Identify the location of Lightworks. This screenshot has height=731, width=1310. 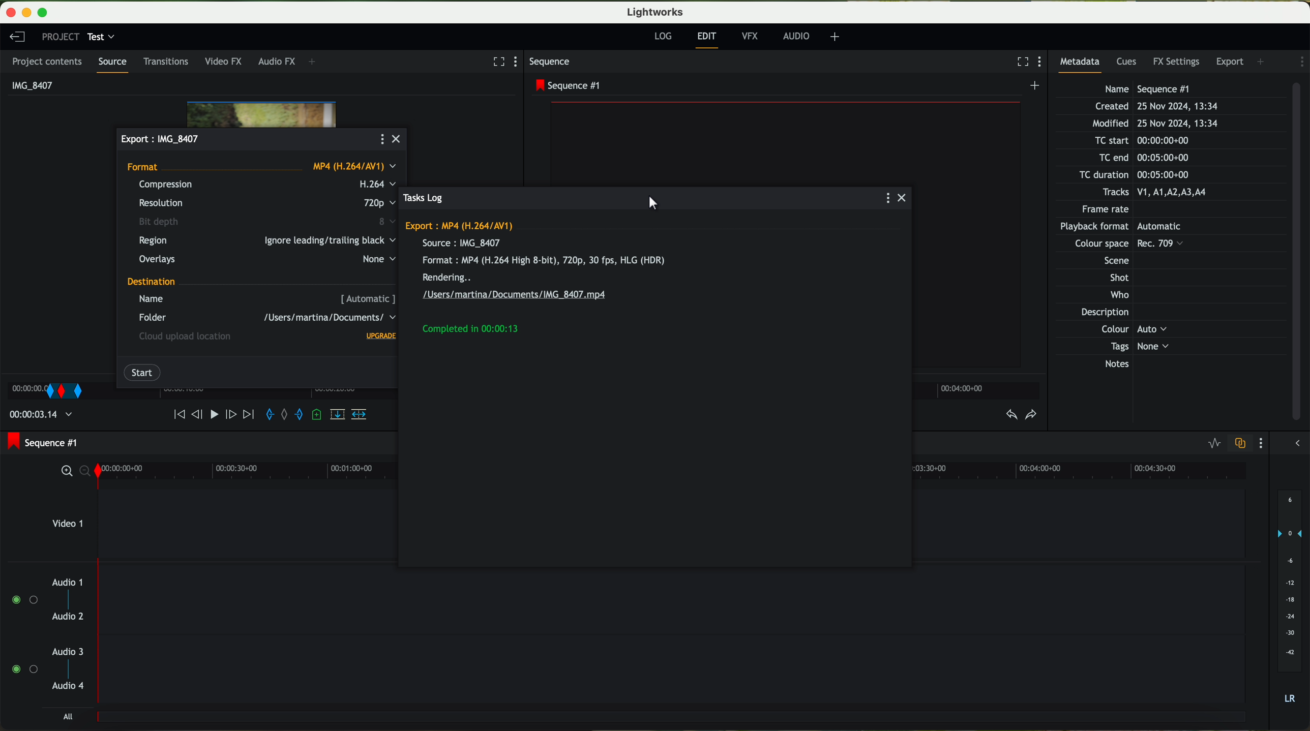
(654, 12).